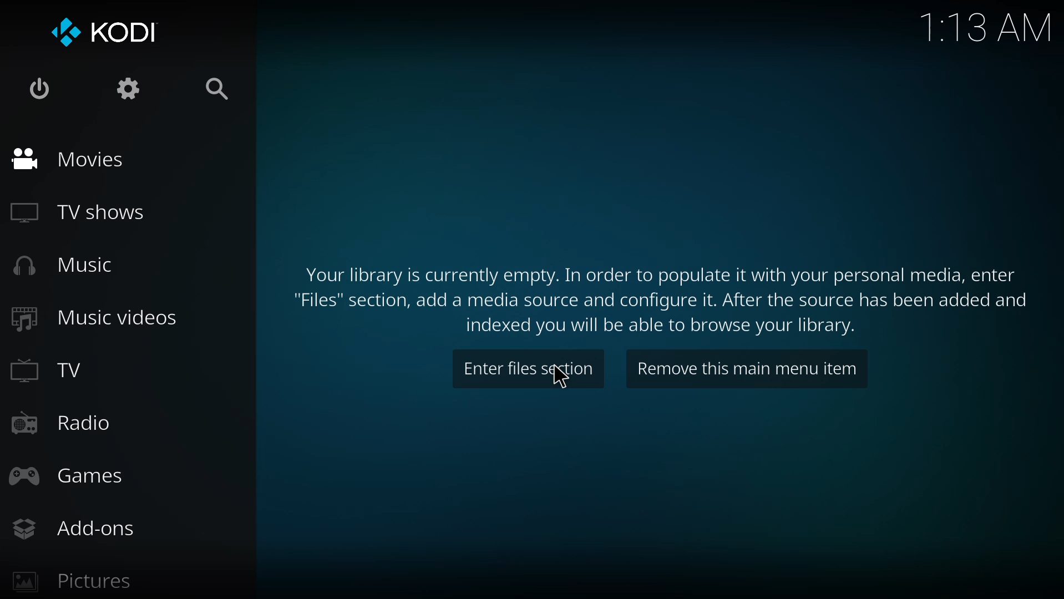 The width and height of the screenshot is (1064, 599). Describe the element at coordinates (34, 91) in the screenshot. I see `power` at that location.